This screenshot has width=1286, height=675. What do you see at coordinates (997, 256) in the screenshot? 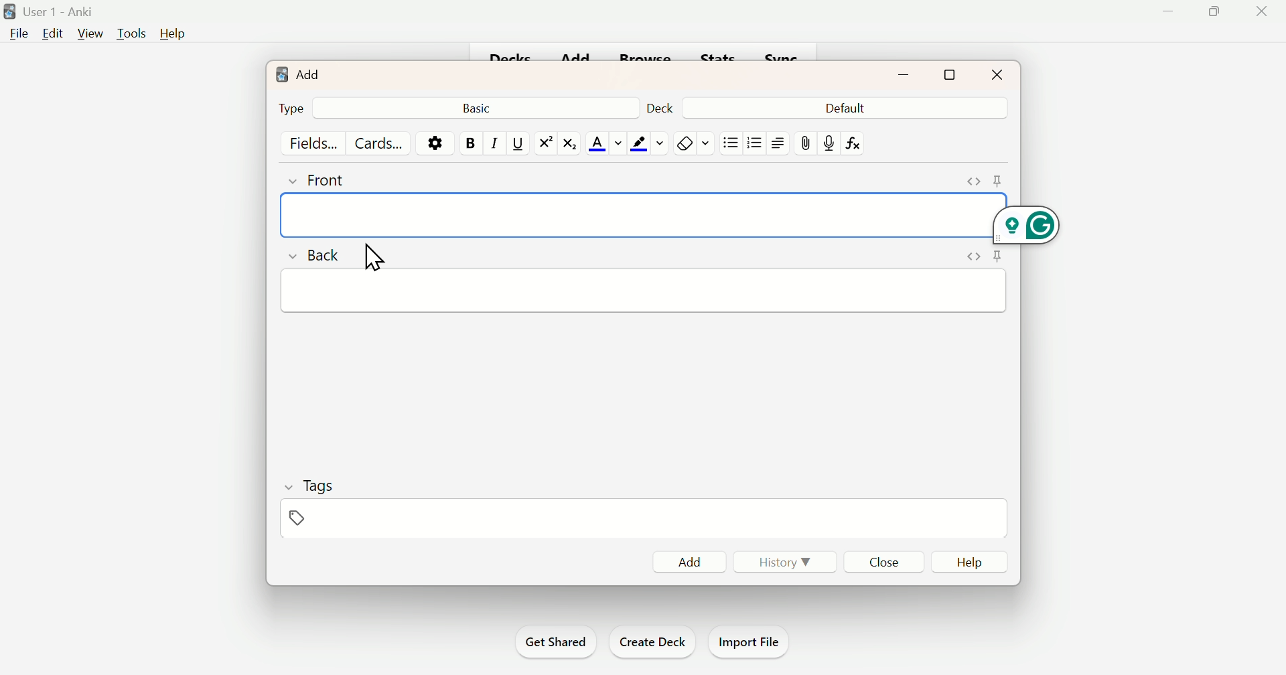
I see `pin` at bounding box center [997, 256].